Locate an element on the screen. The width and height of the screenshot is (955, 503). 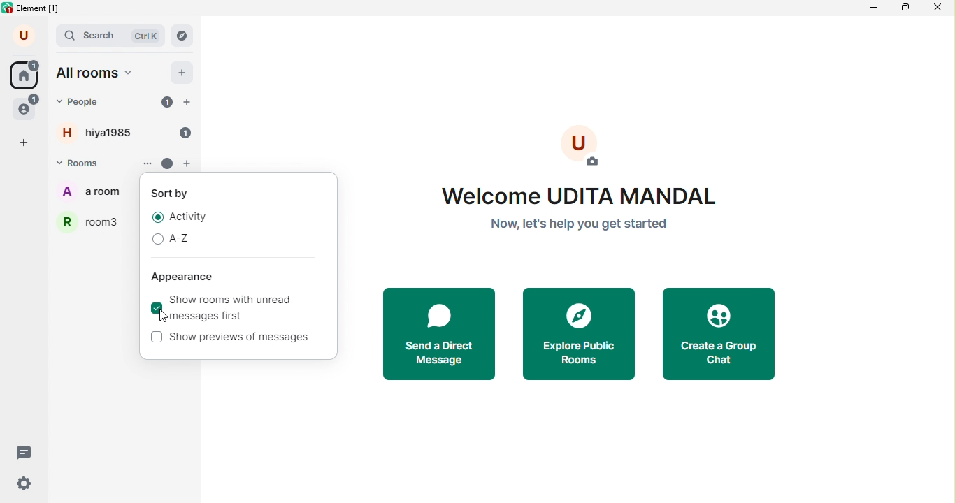
A-Z is located at coordinates (178, 240).